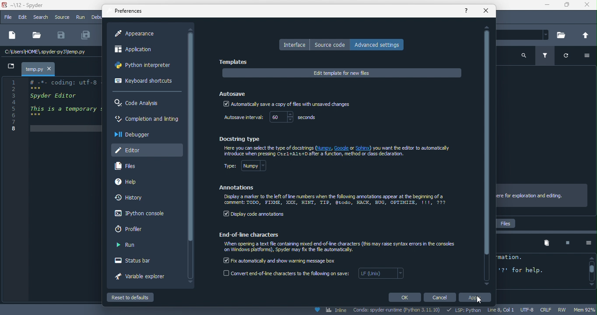 The image size is (597, 315). Describe the element at coordinates (590, 56) in the screenshot. I see `option` at that location.